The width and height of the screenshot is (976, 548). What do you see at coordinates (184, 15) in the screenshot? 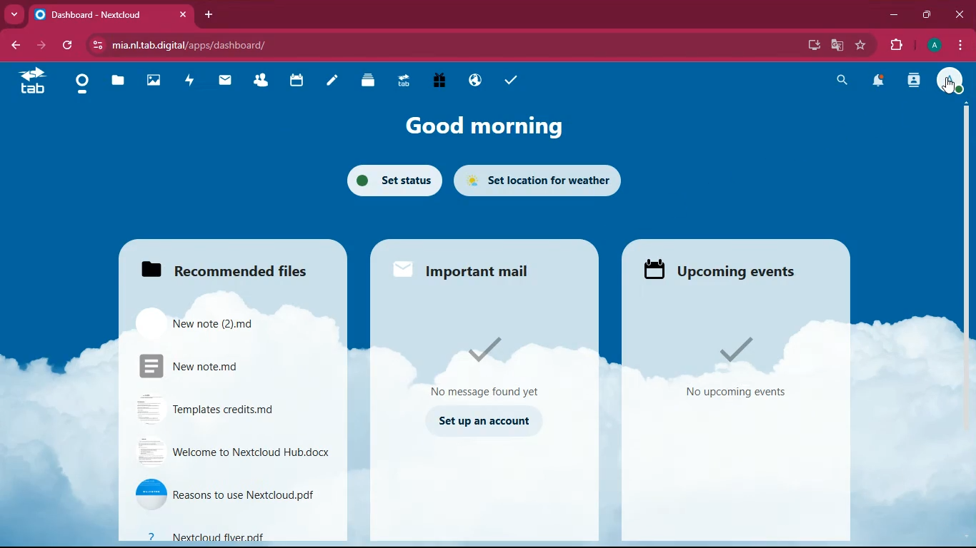
I see `close` at bounding box center [184, 15].